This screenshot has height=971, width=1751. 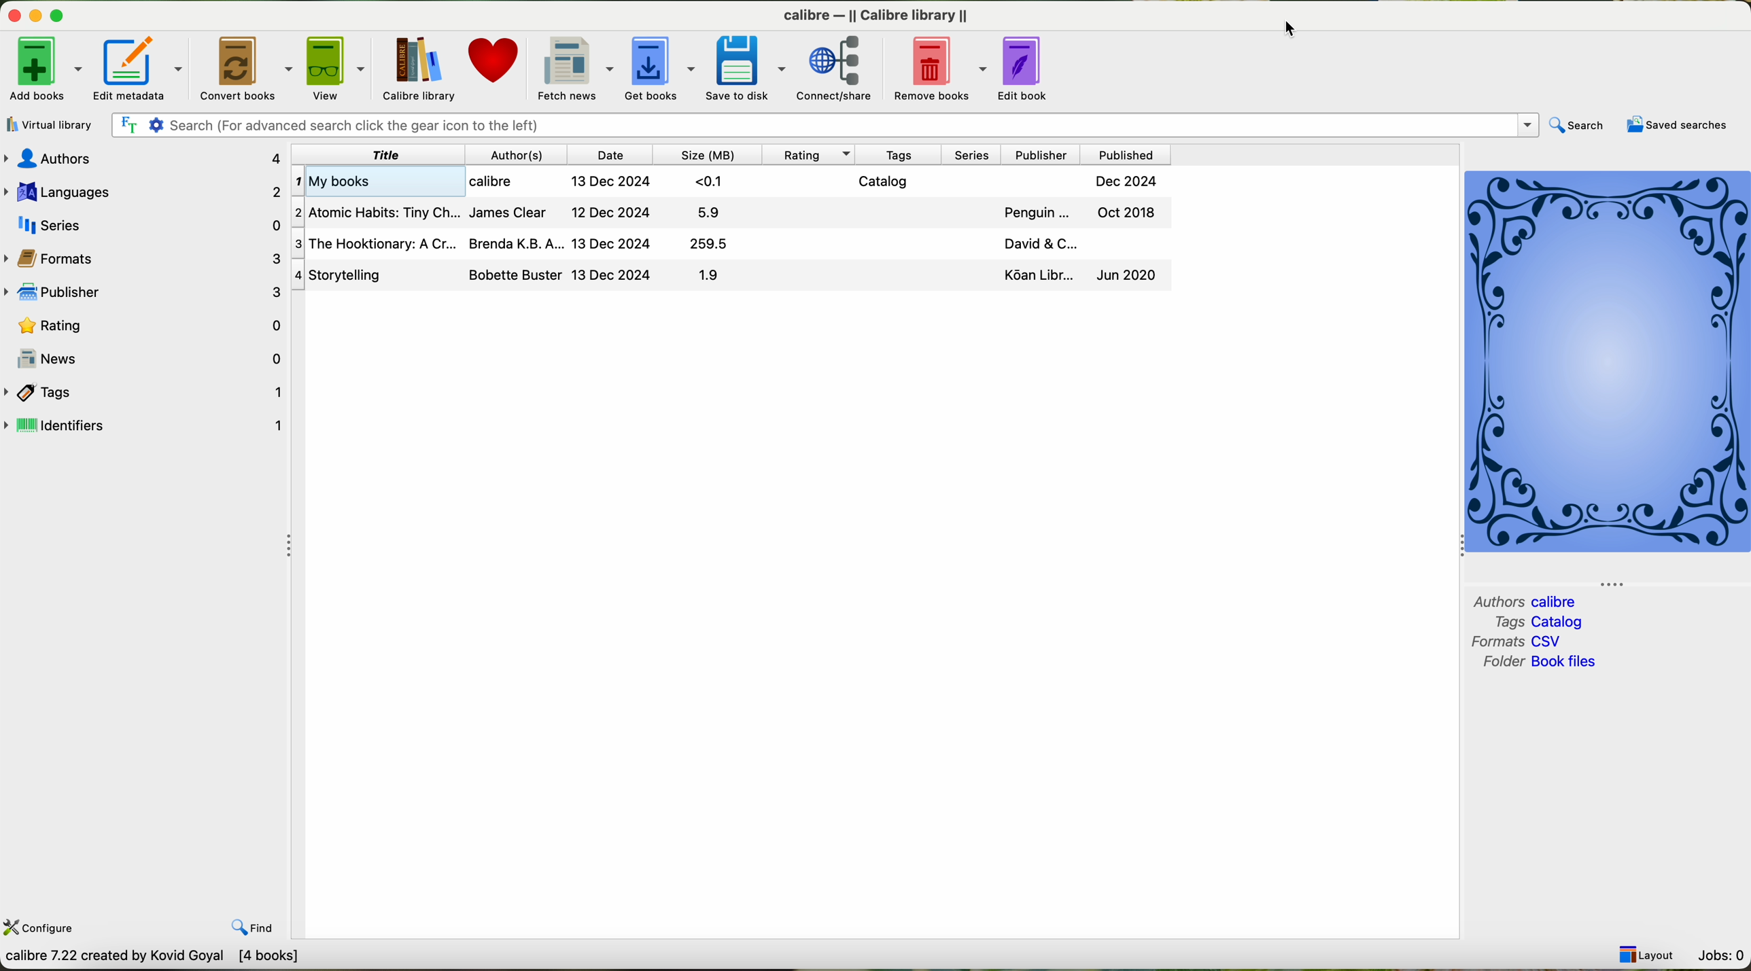 I want to click on search, so click(x=1578, y=126).